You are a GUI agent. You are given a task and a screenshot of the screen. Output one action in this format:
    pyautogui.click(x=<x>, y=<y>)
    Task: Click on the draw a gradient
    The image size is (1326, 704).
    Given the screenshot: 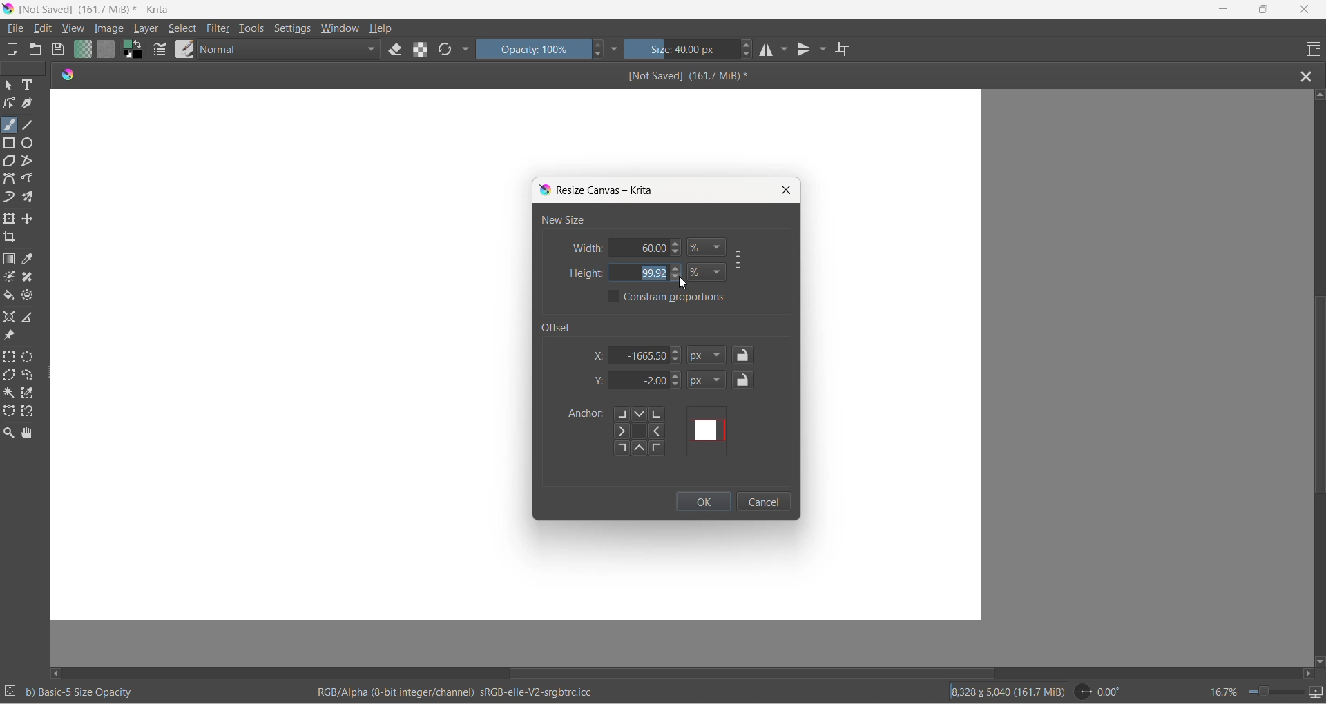 What is the action you would take?
    pyautogui.click(x=11, y=260)
    